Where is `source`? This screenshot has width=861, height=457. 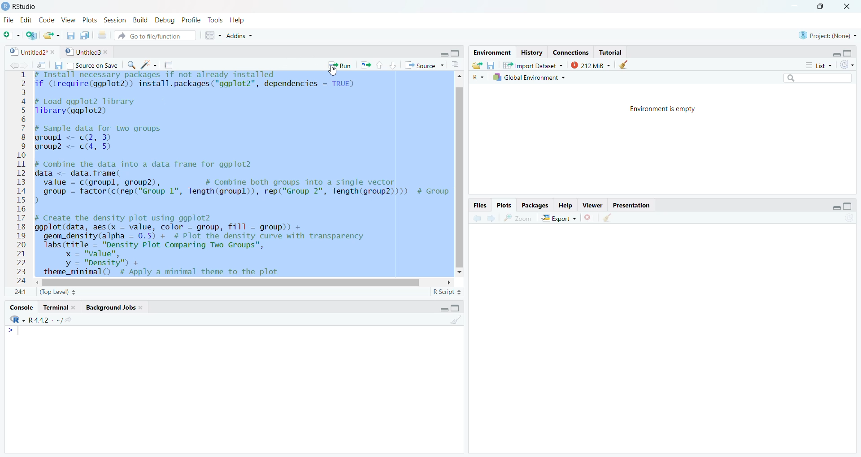
source is located at coordinates (424, 65).